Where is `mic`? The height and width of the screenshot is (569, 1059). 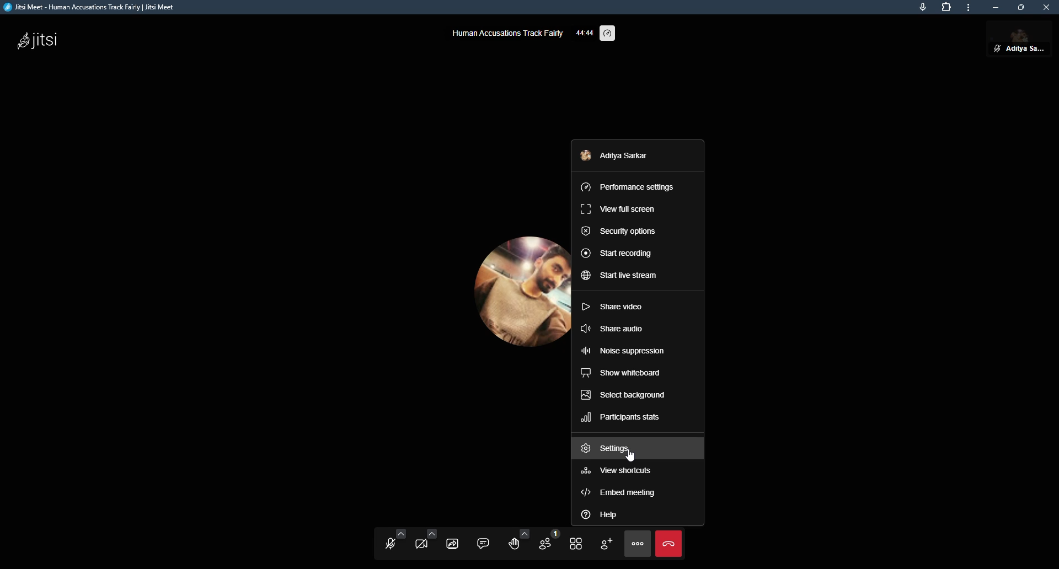 mic is located at coordinates (922, 6).